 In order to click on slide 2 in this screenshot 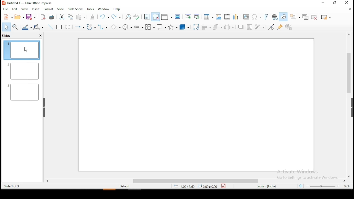, I will do `click(22, 71)`.